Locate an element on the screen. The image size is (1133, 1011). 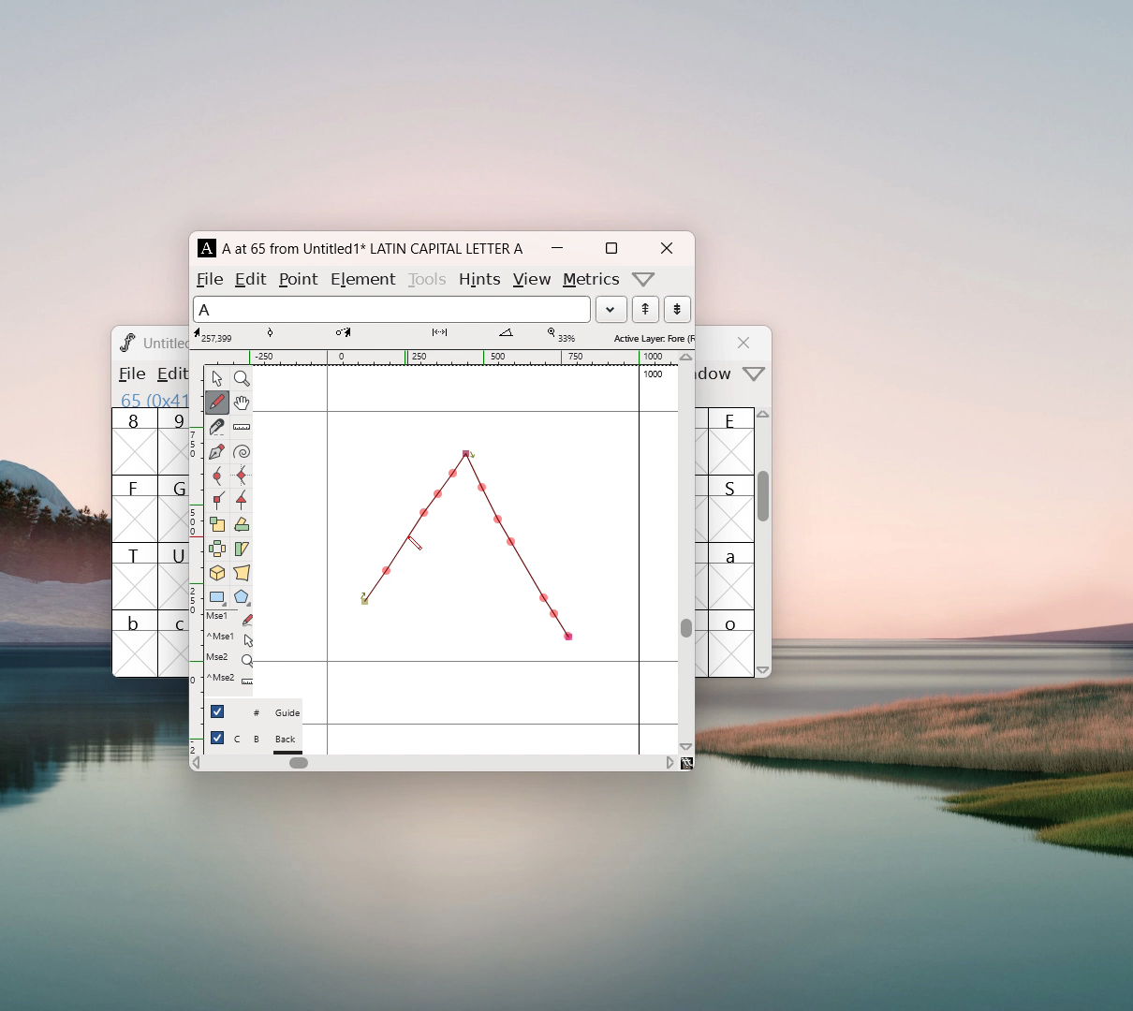
Mse1 is located at coordinates (231, 619).